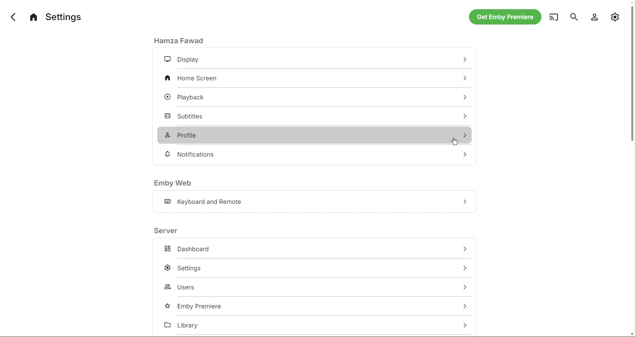 This screenshot has width=635, height=337. What do you see at coordinates (466, 98) in the screenshot?
I see `go` at bounding box center [466, 98].